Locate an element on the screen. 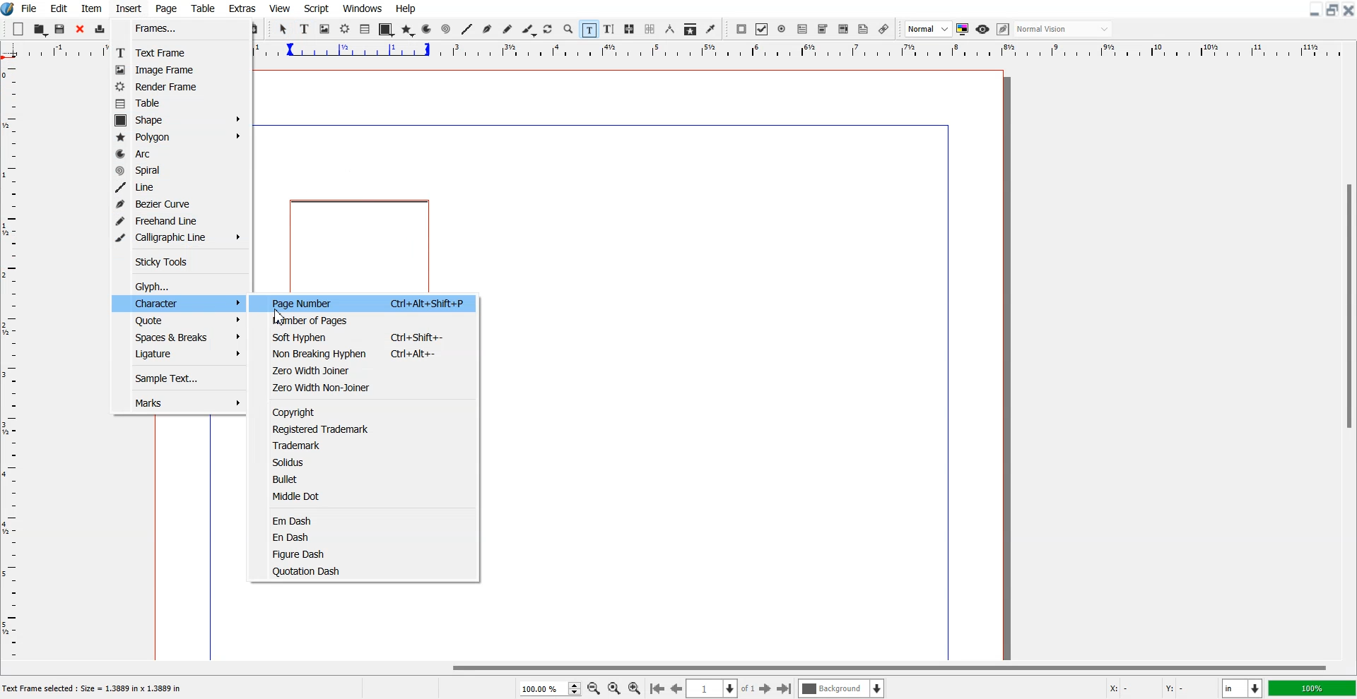 Image resolution: width=1357 pixels, height=699 pixels. Go to next Page is located at coordinates (765, 689).